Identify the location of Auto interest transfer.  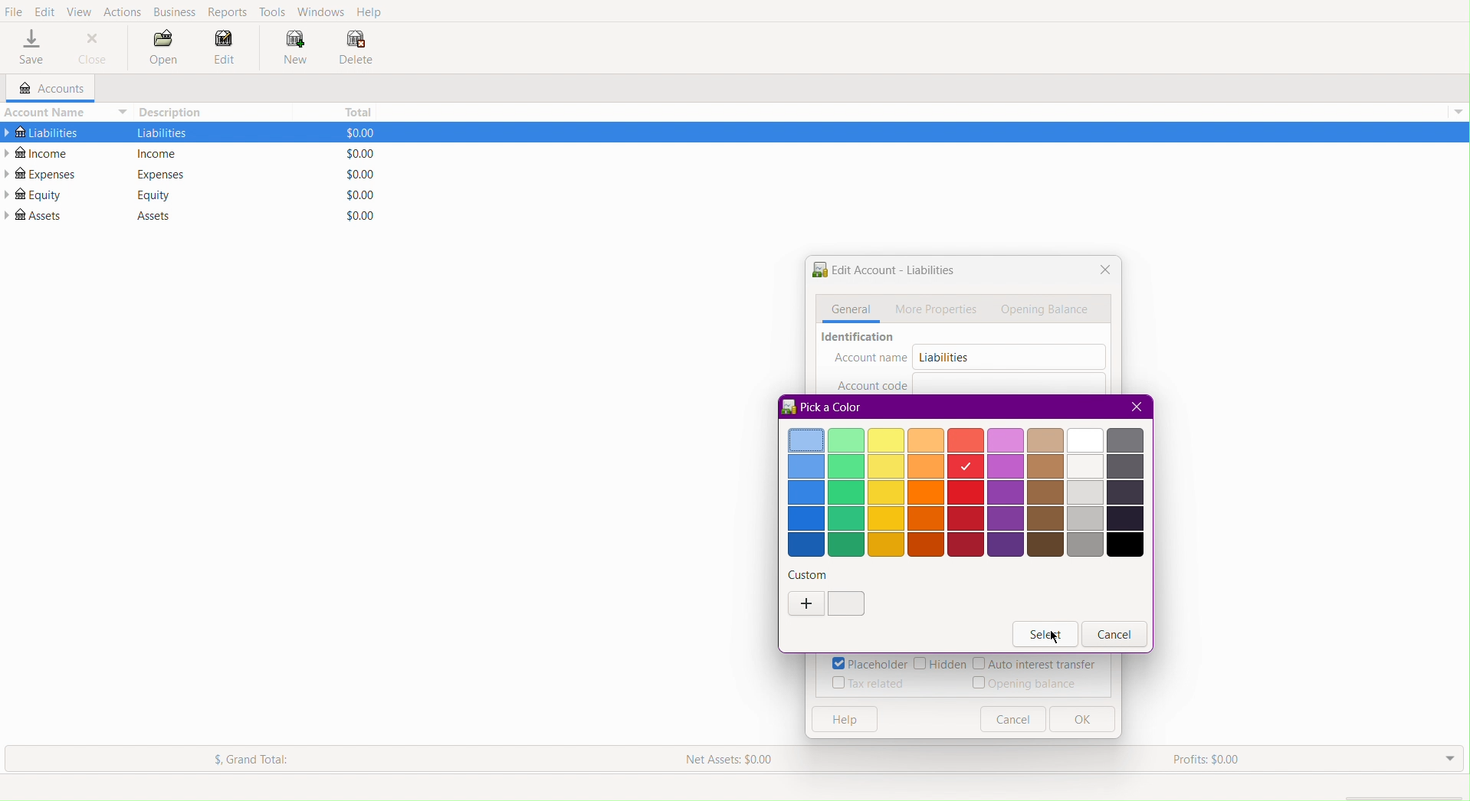
(1035, 665).